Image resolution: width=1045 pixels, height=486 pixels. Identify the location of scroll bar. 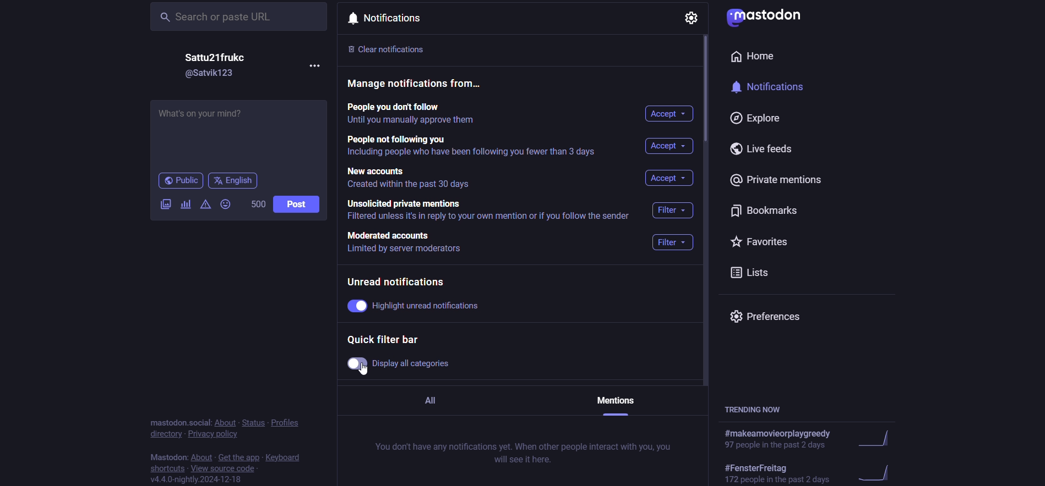
(707, 94).